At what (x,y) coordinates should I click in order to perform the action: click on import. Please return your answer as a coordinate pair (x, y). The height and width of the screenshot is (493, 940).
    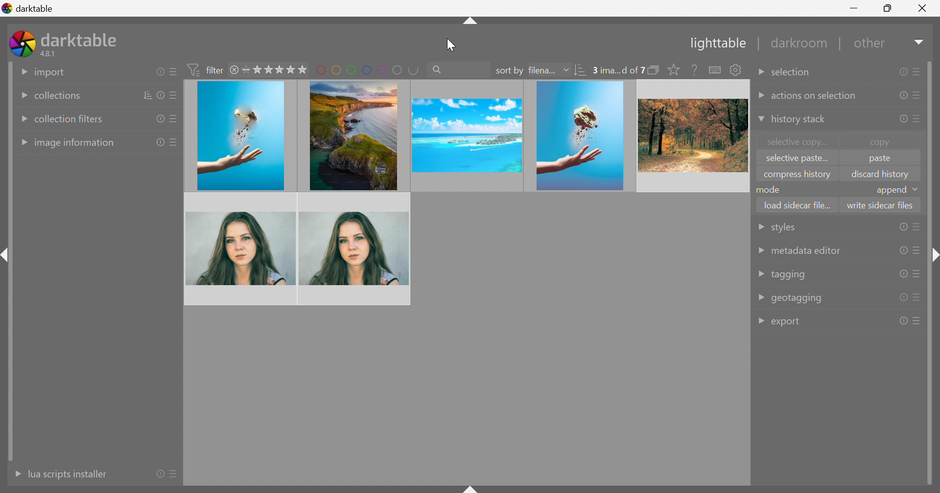
    Looking at the image, I should click on (50, 73).